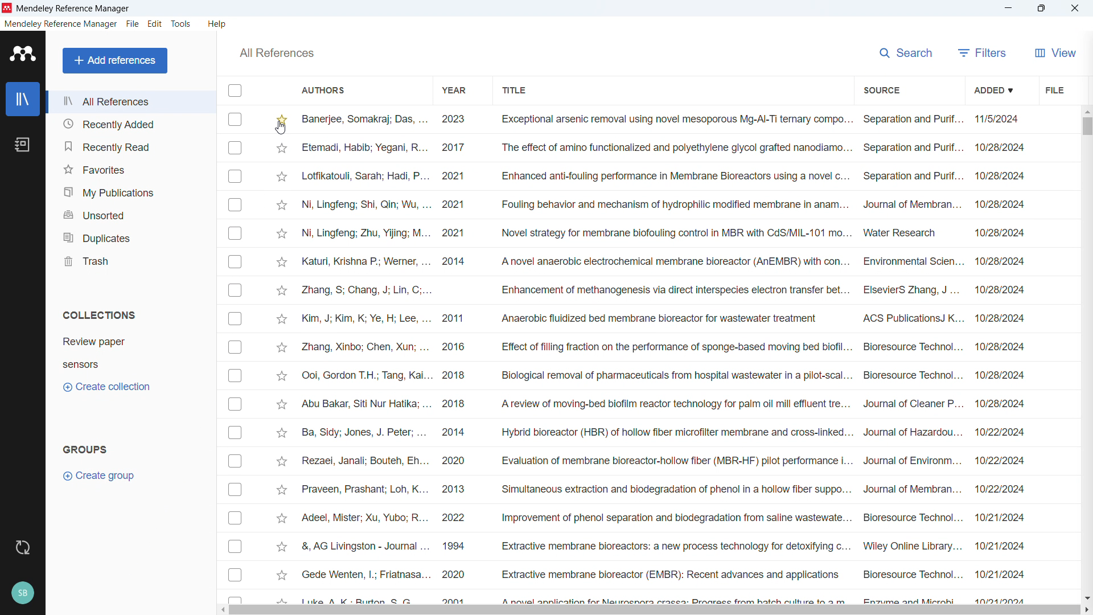  Describe the element at coordinates (23, 99) in the screenshot. I see `library` at that location.